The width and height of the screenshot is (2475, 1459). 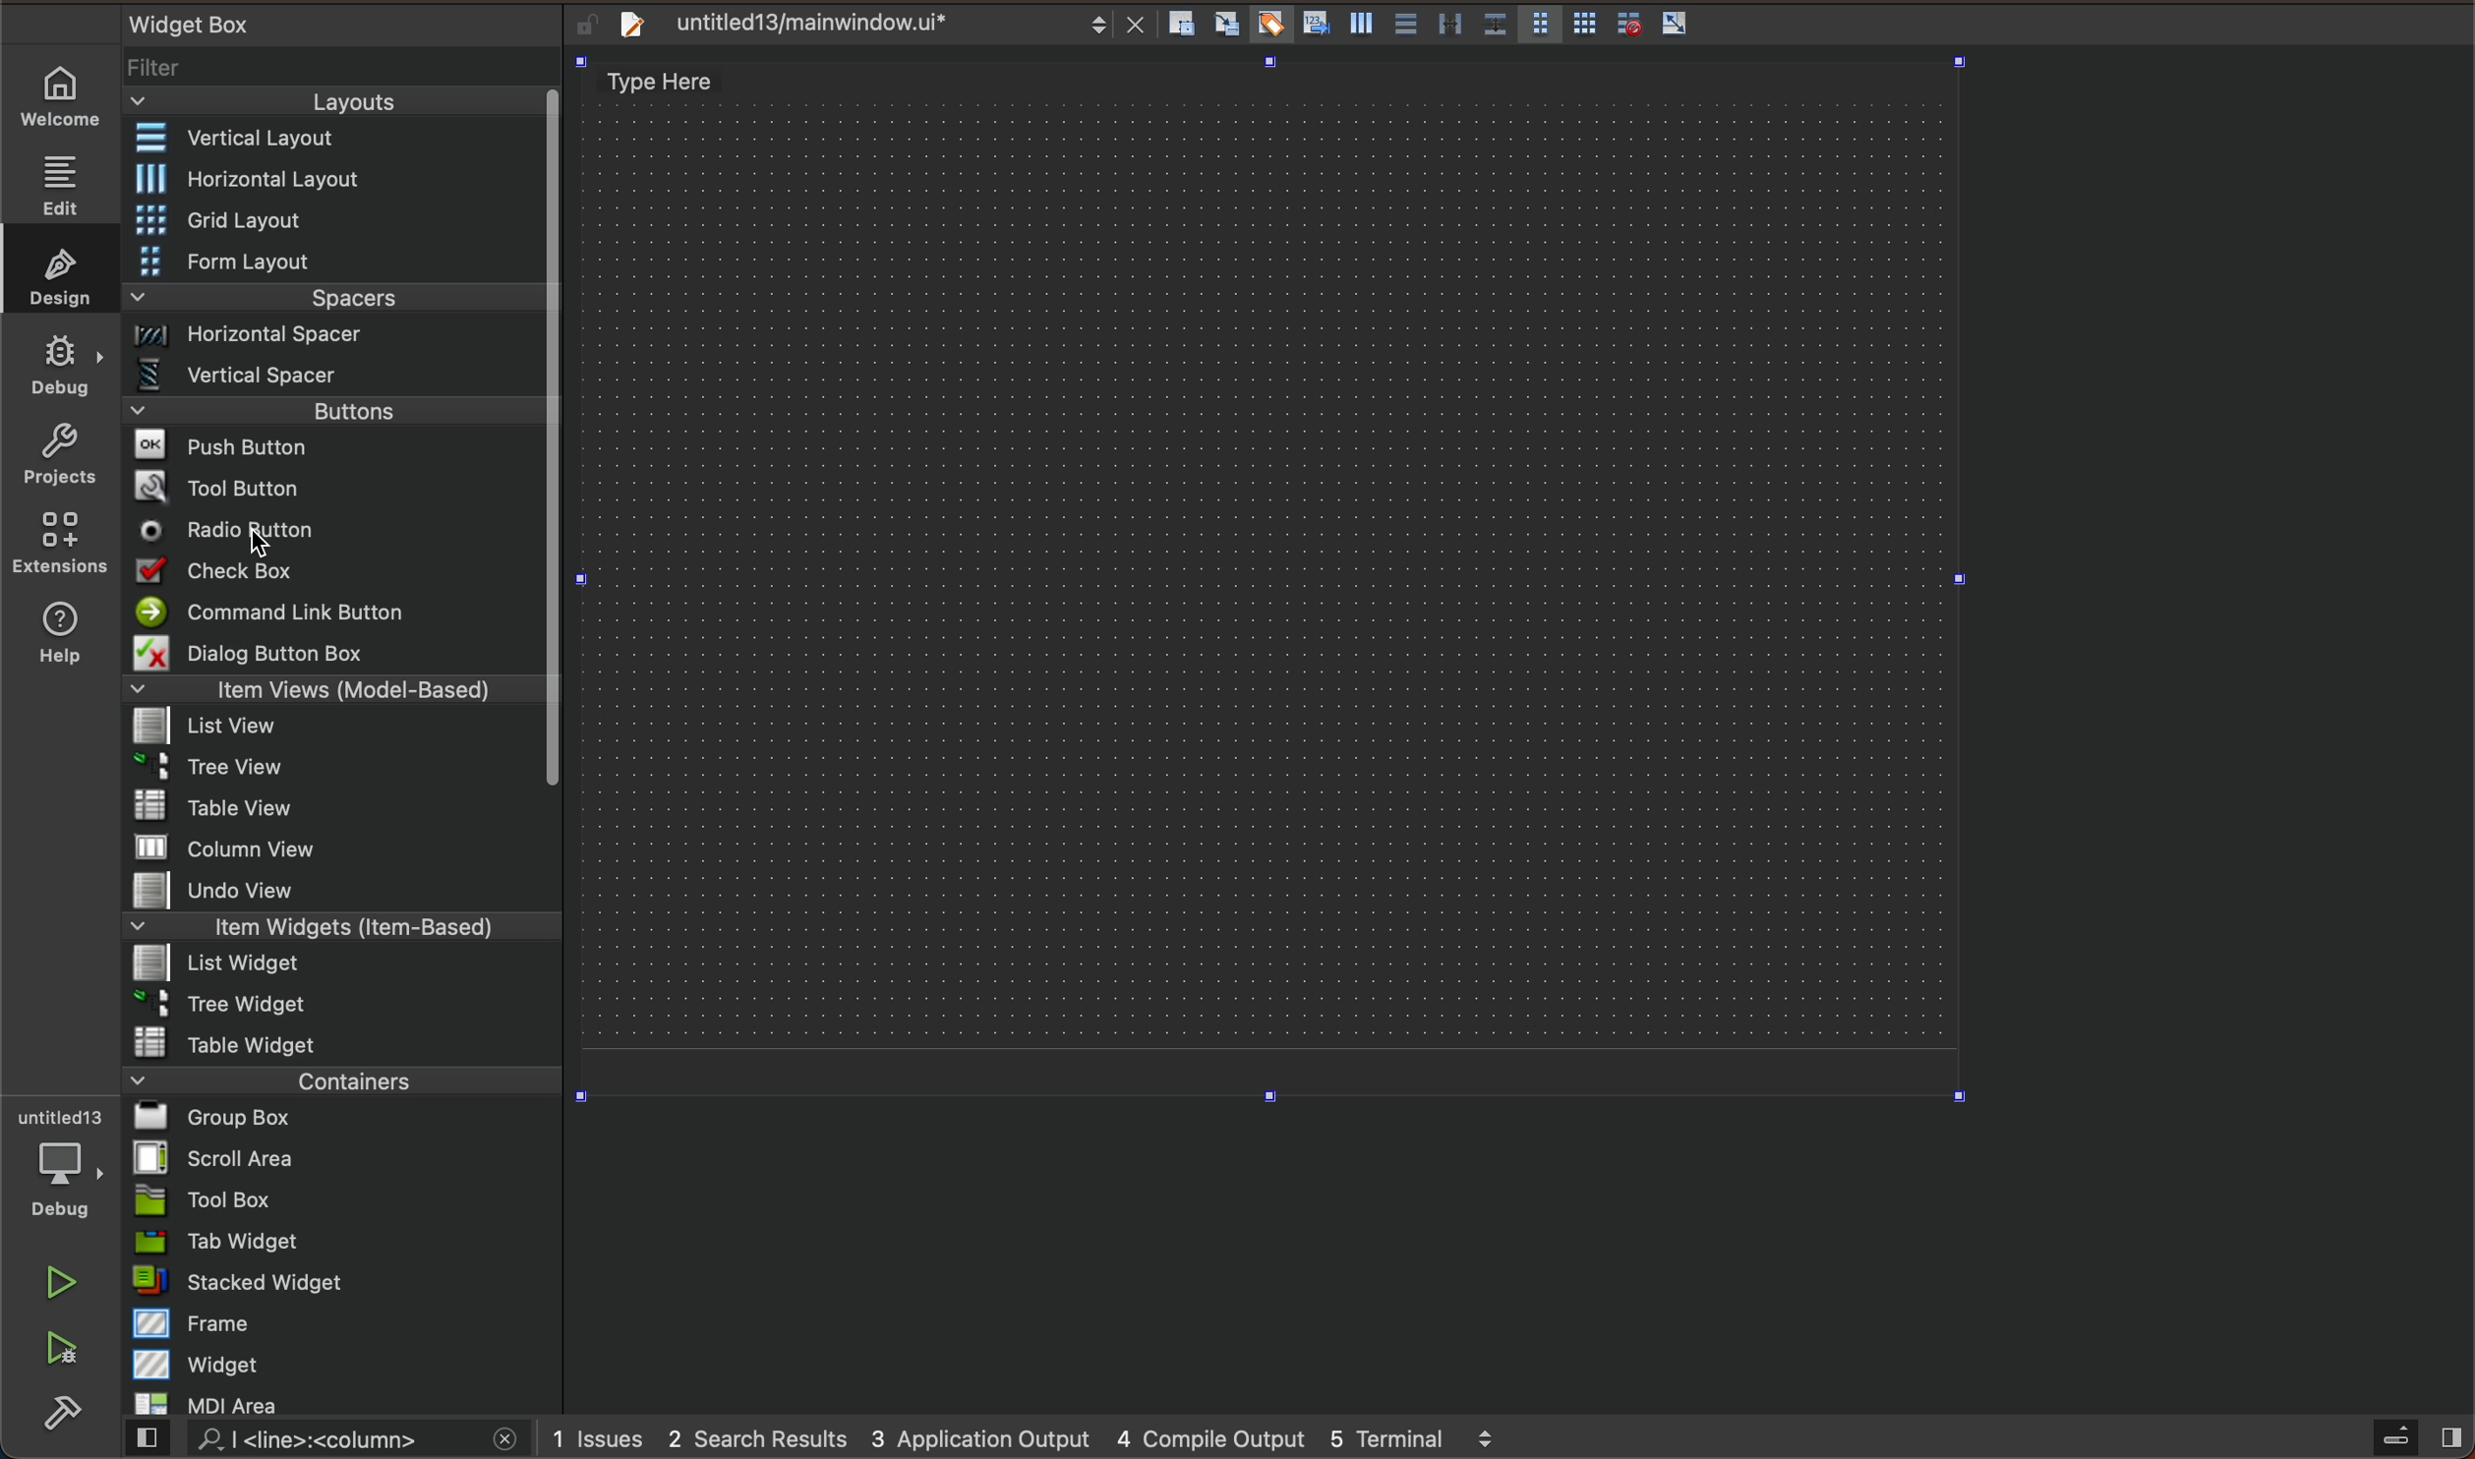 What do you see at coordinates (330, 693) in the screenshot?
I see `item views` at bounding box center [330, 693].